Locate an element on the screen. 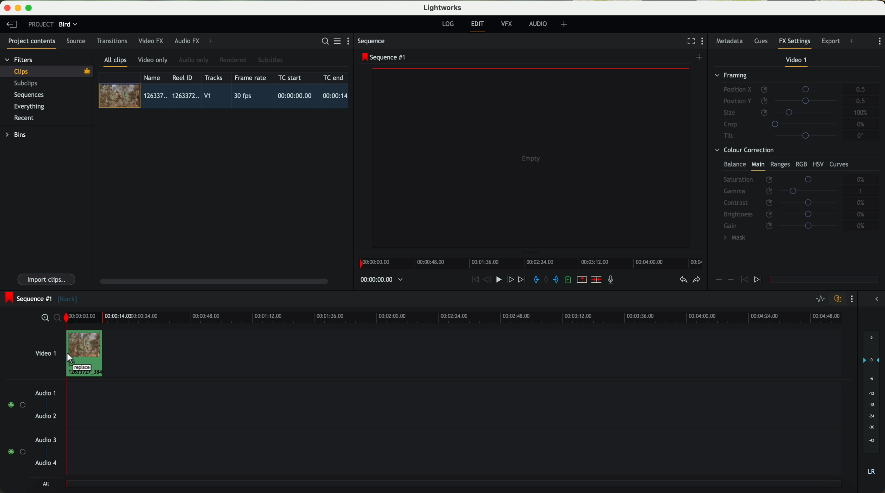 This screenshot has height=493, width=885. 0% is located at coordinates (861, 226).